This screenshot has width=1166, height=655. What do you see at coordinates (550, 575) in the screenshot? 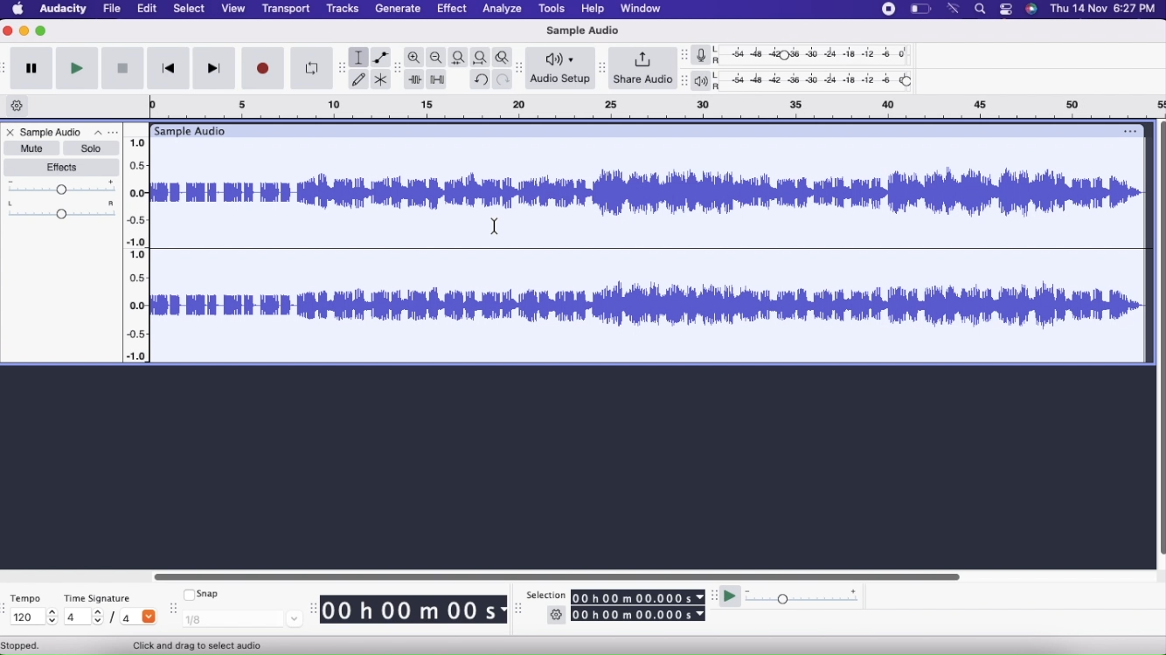
I see `Slider` at bounding box center [550, 575].